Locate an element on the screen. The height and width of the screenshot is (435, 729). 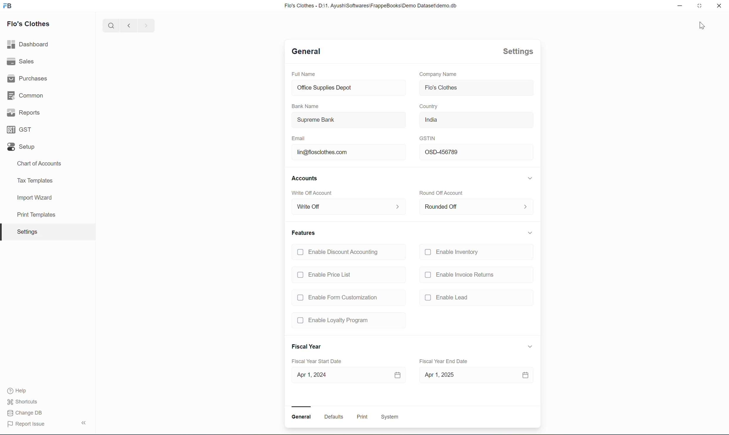
Write Off Account is located at coordinates (312, 193).